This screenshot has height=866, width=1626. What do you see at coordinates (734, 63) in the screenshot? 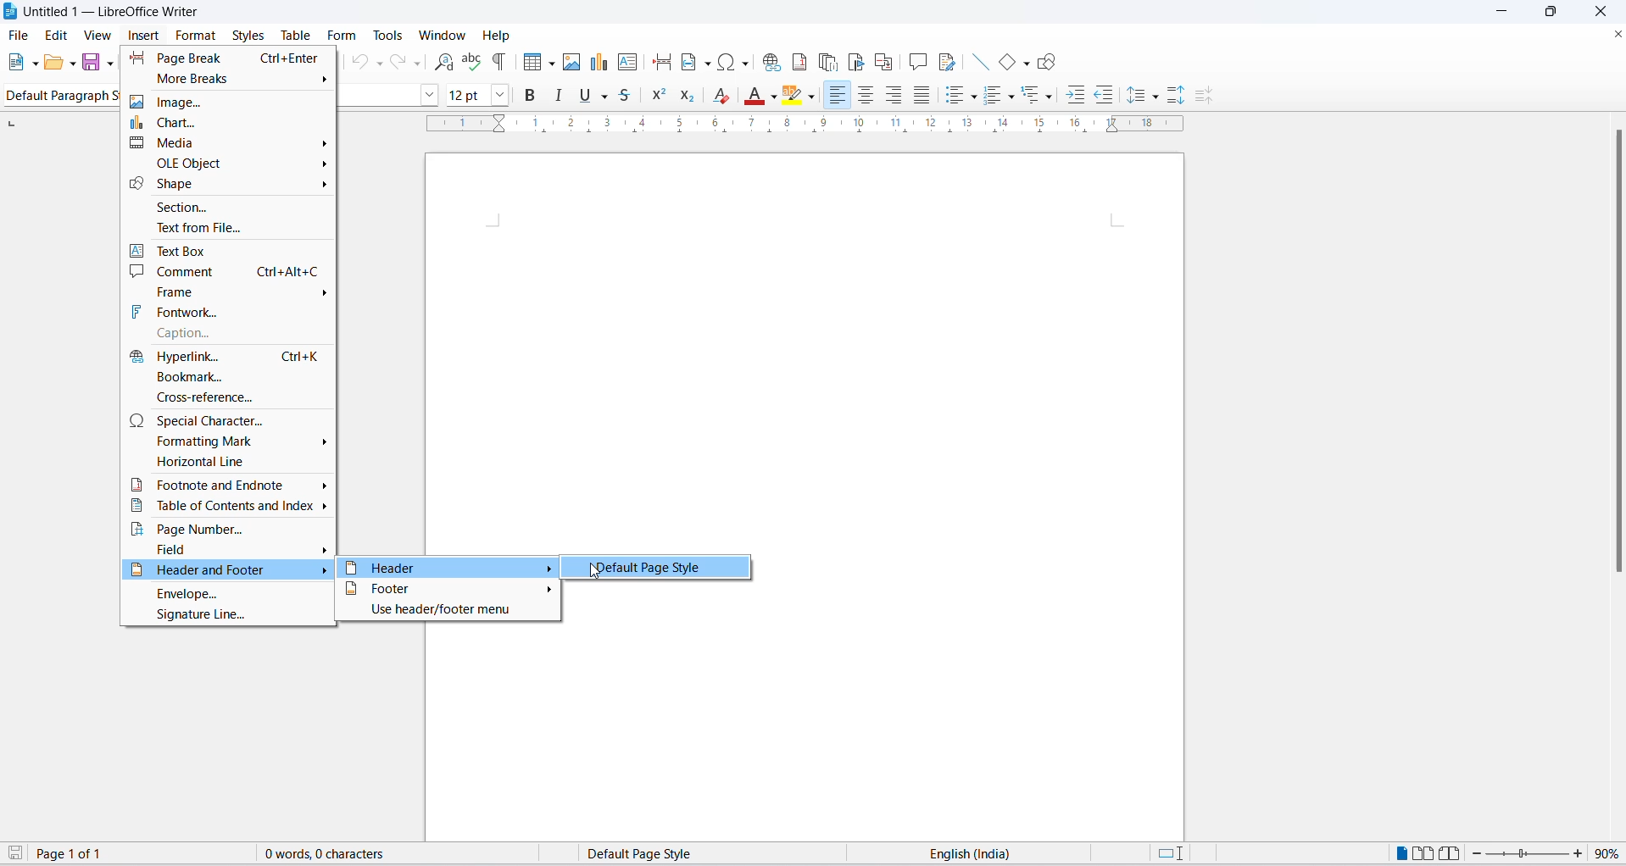
I see `insert special characters` at bounding box center [734, 63].